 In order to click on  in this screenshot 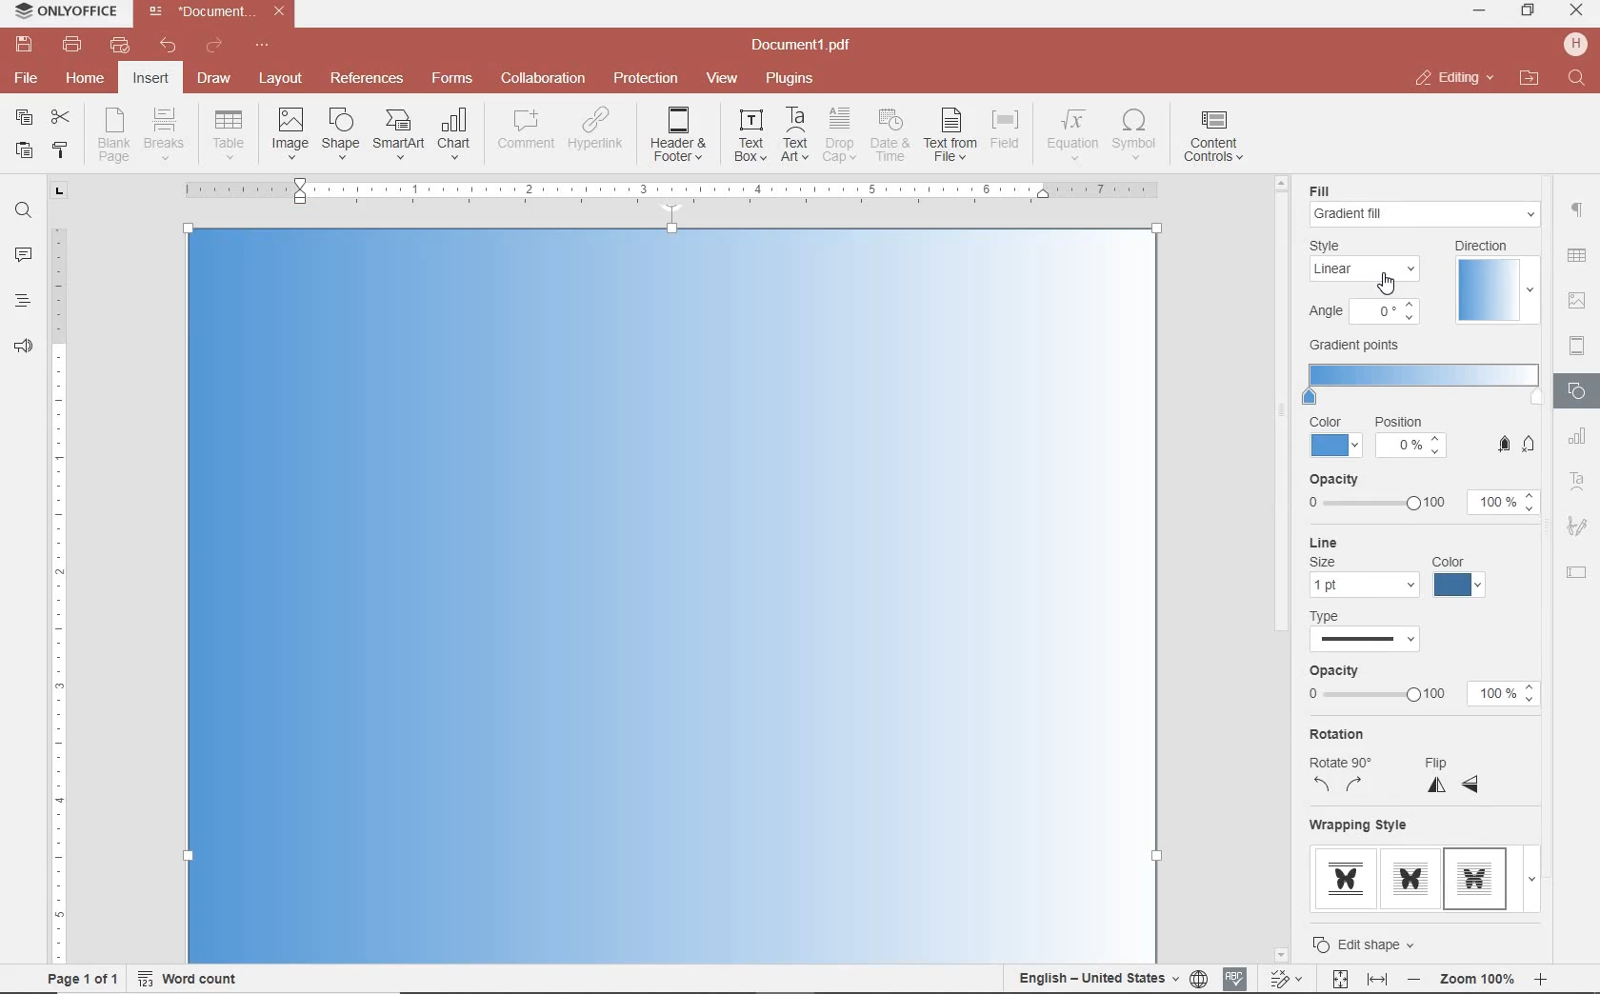, I will do `click(1418, 632)`.